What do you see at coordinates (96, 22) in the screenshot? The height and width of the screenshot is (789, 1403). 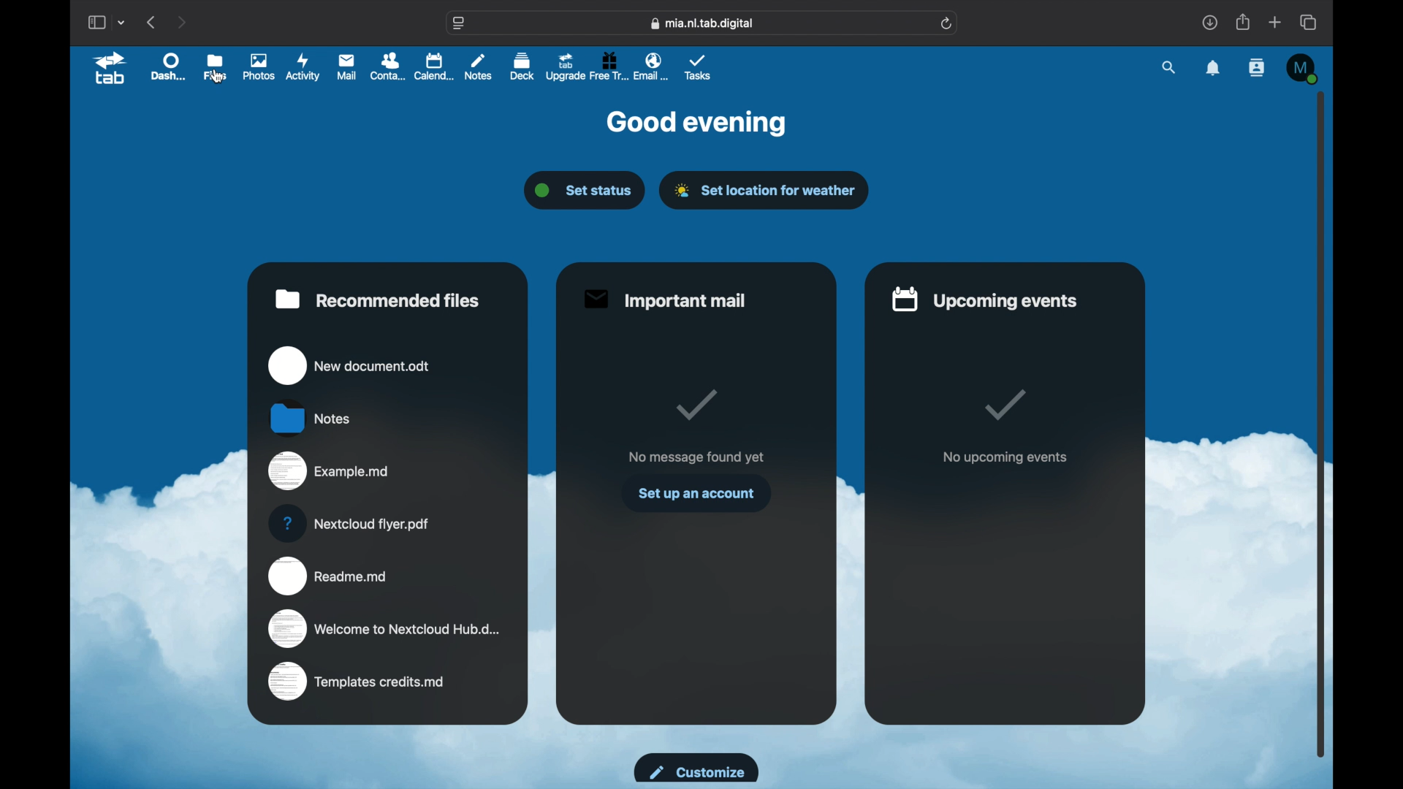 I see `show sidebar` at bounding box center [96, 22].